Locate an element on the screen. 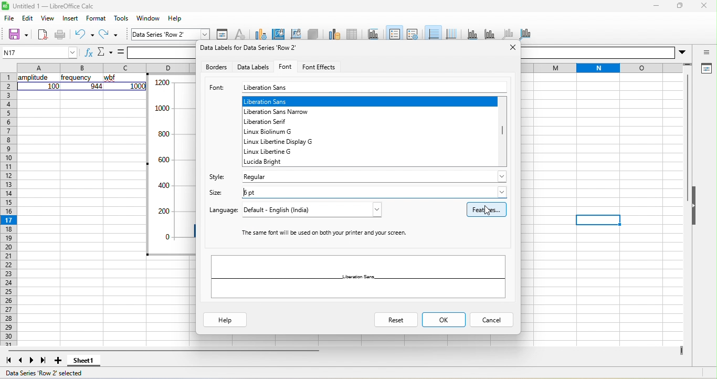 This screenshot has width=717, height=379. N17 is located at coordinates (38, 51).